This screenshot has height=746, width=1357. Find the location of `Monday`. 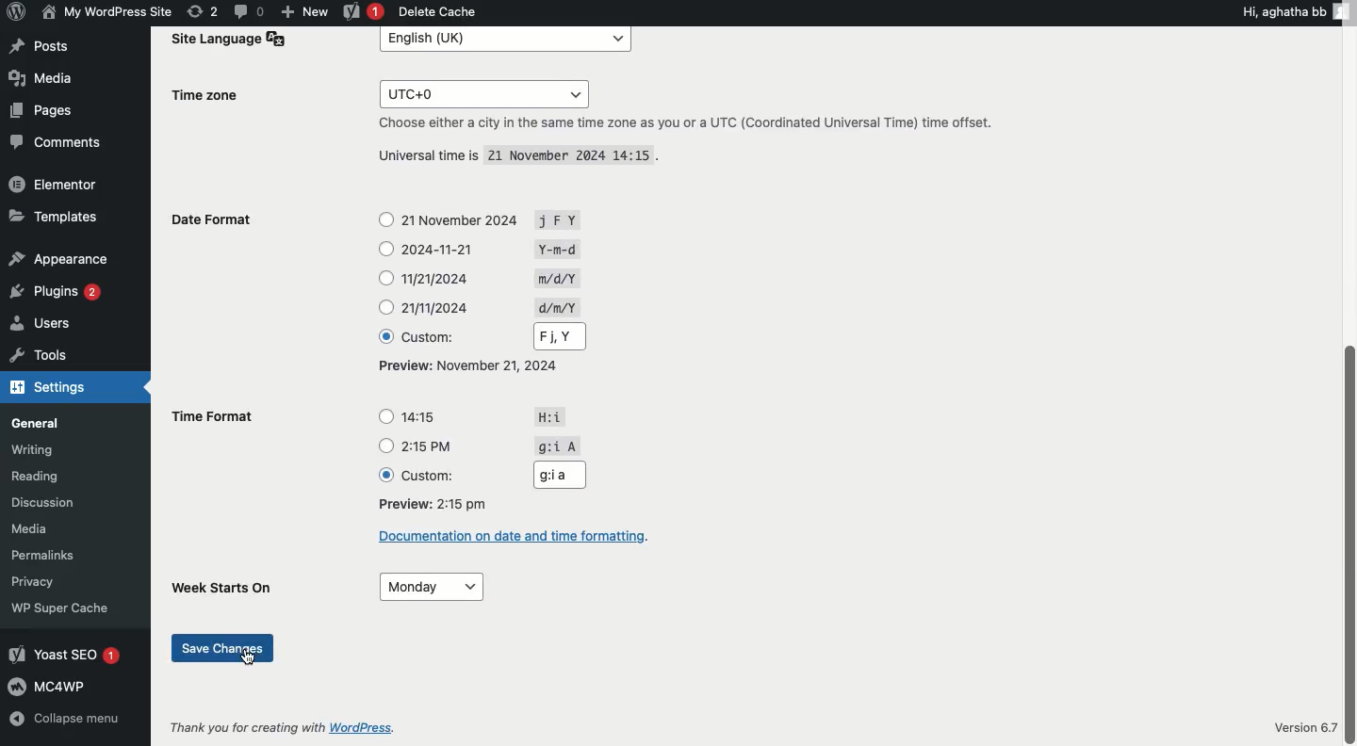

Monday is located at coordinates (433, 586).